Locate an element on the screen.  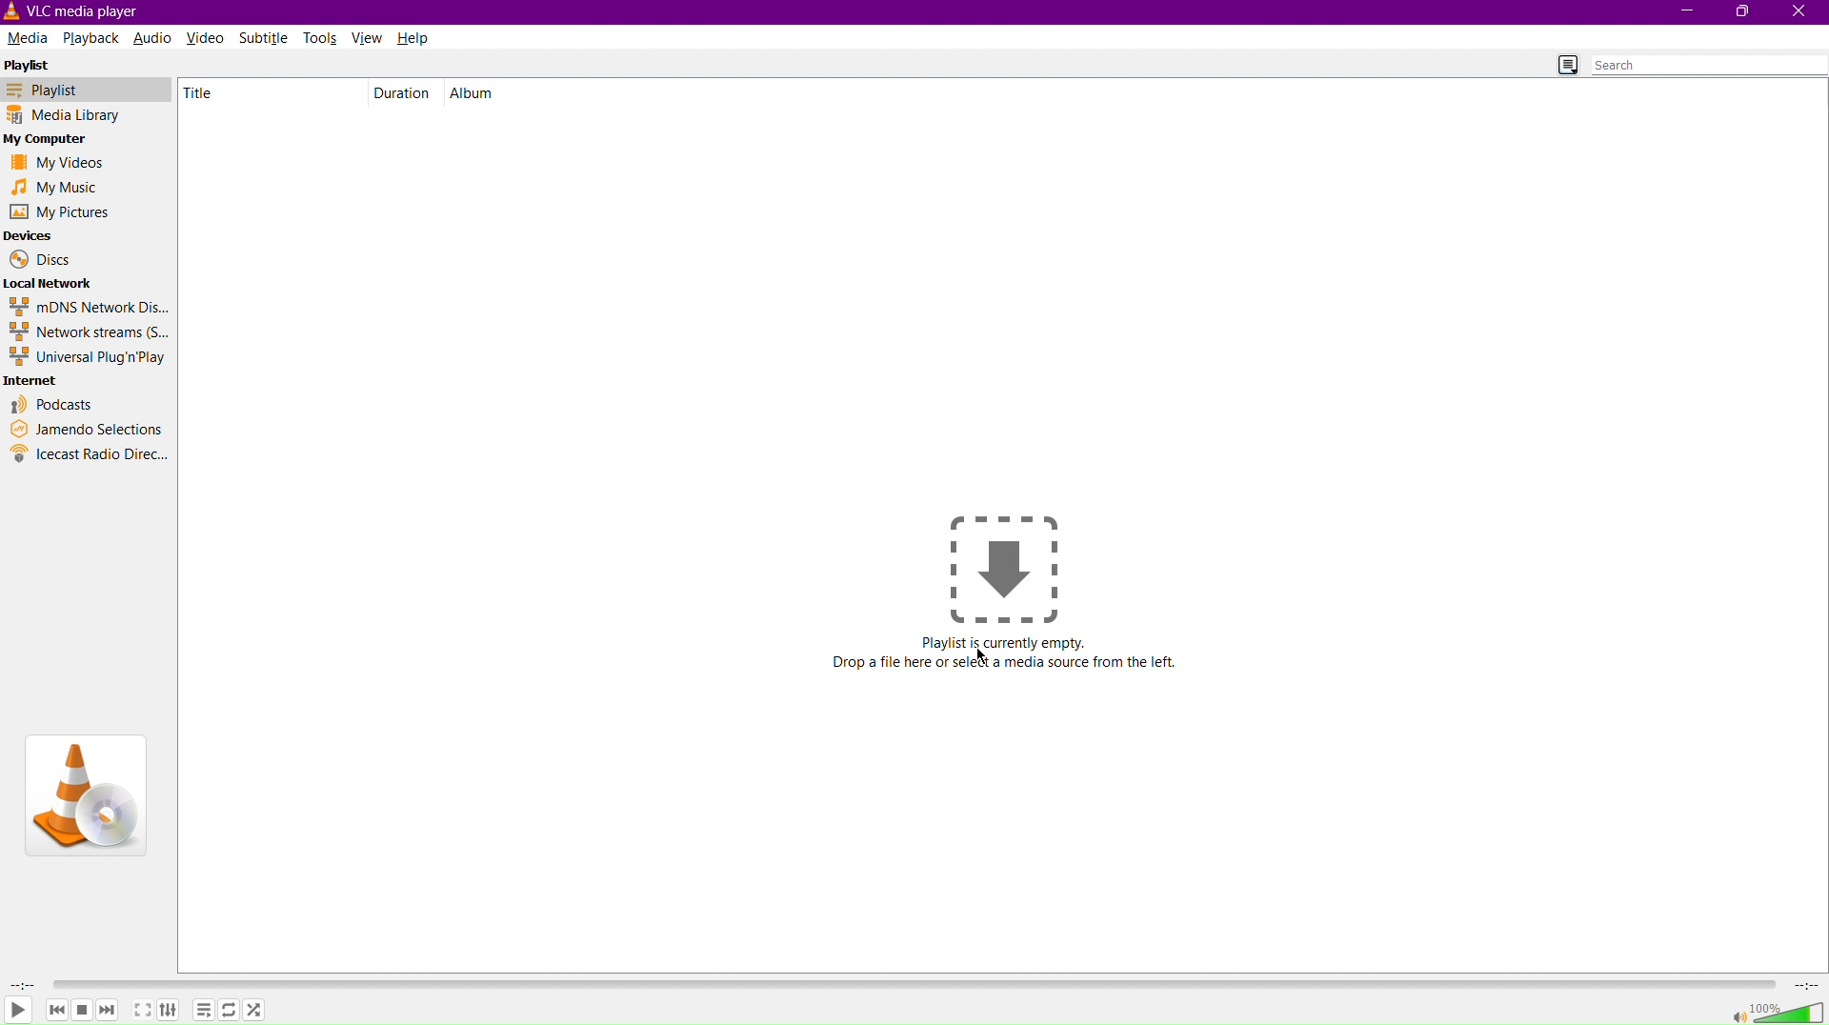
View is located at coordinates (369, 36).